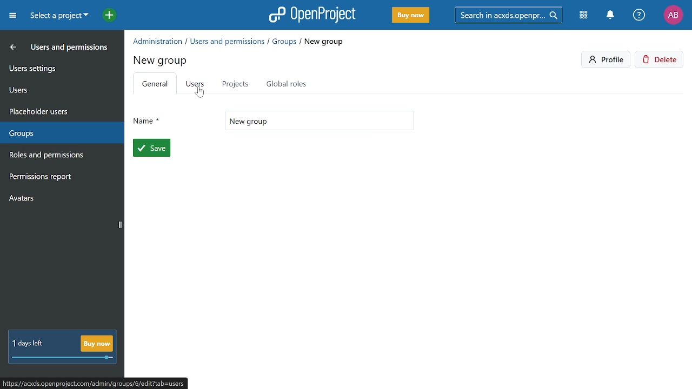 Image resolution: width=692 pixels, height=389 pixels. I want to click on Help, so click(640, 16).